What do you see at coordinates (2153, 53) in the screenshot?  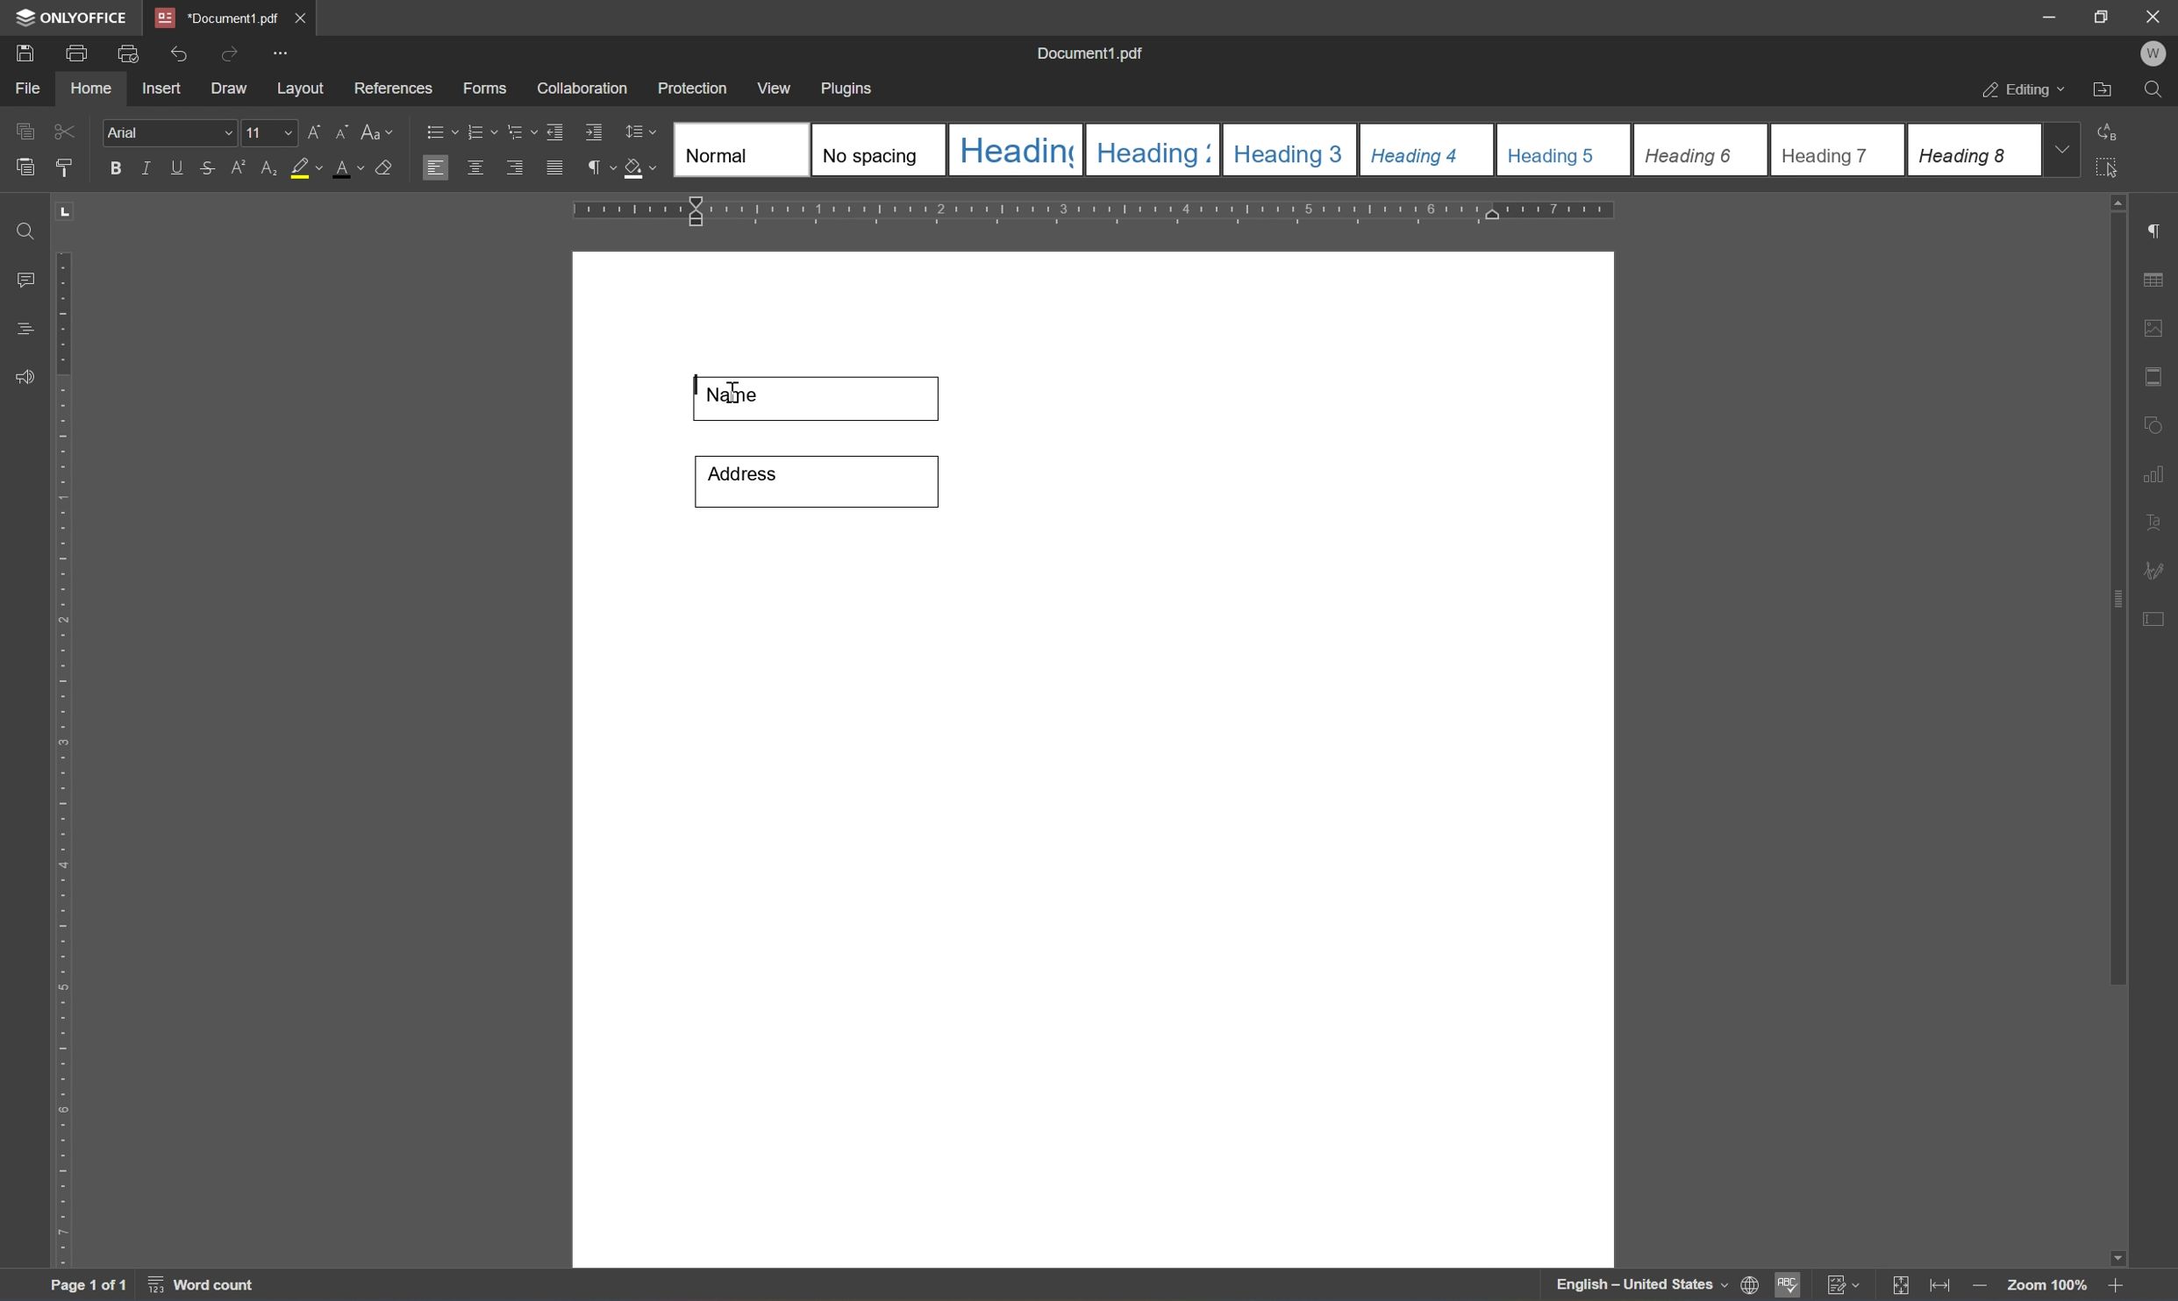 I see `welcome` at bounding box center [2153, 53].